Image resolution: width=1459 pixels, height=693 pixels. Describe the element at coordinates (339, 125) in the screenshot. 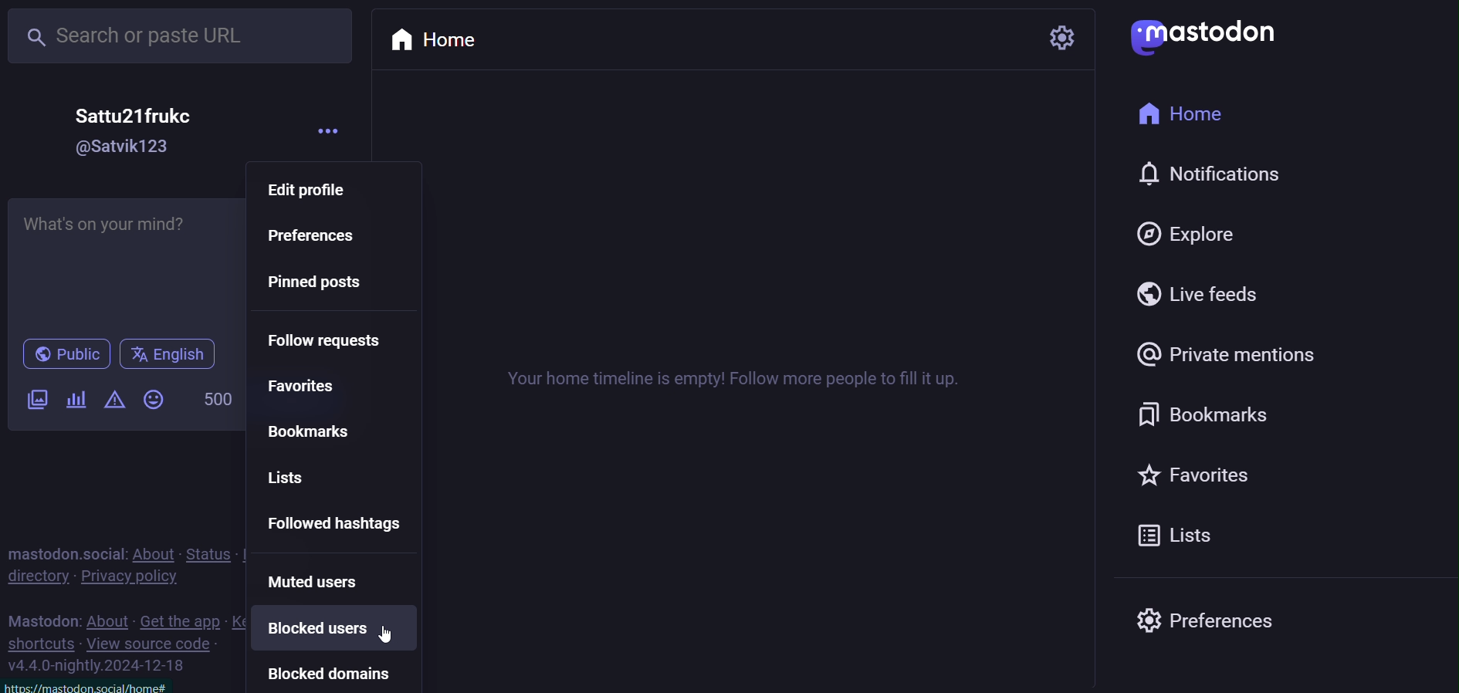

I see `menu` at that location.